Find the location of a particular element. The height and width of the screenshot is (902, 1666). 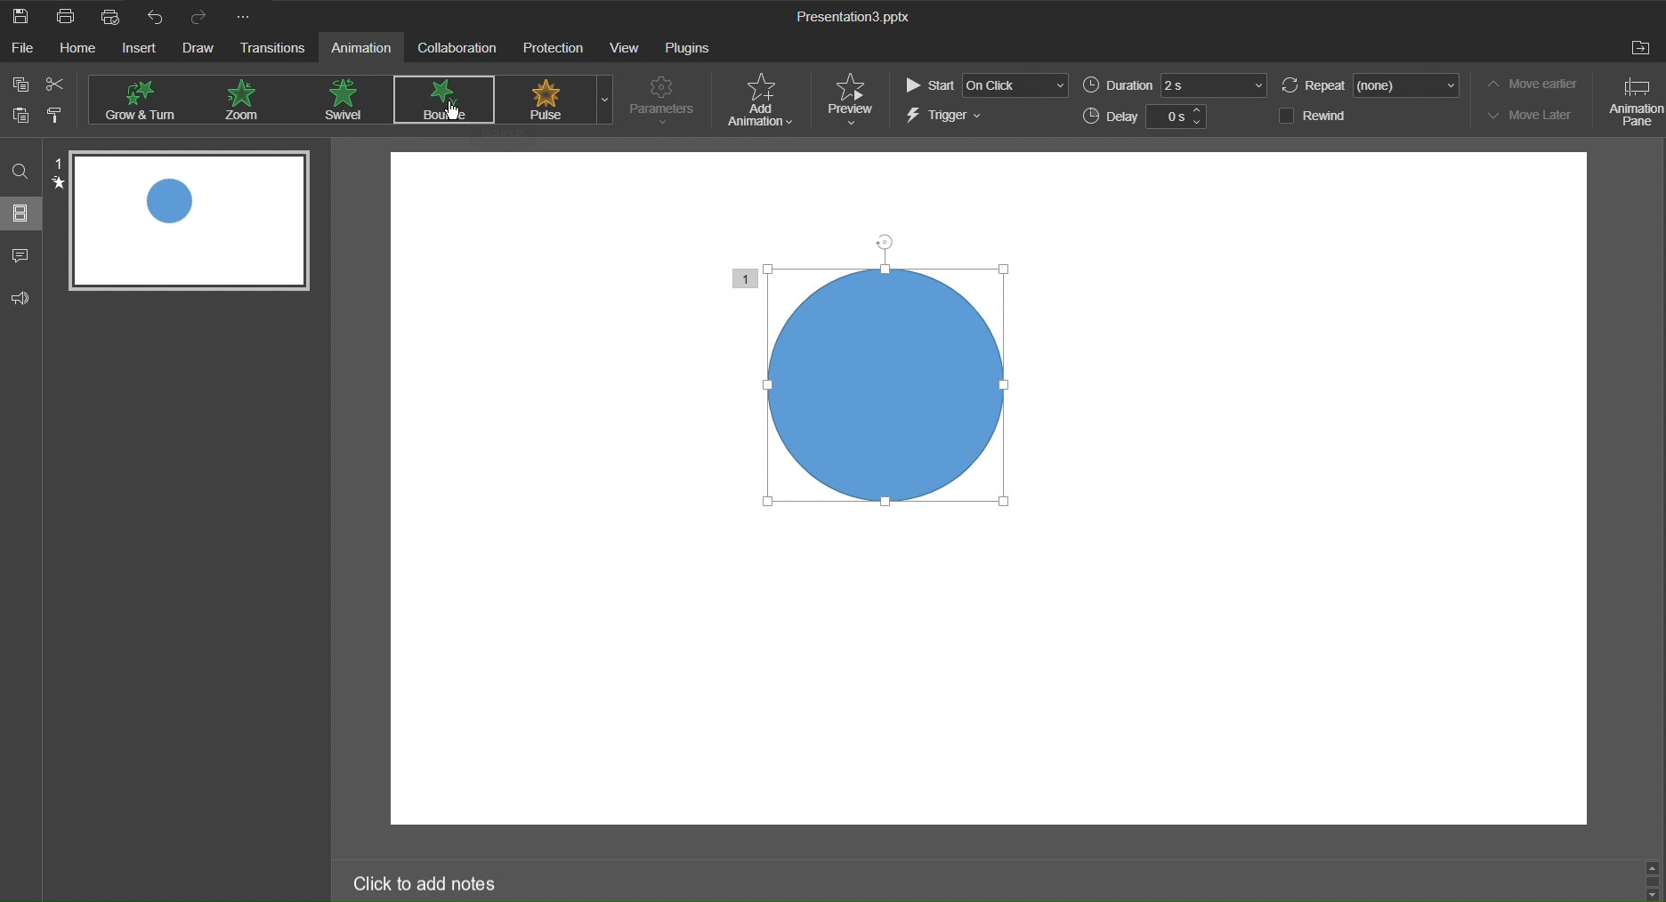

Animations is located at coordinates (547, 99).